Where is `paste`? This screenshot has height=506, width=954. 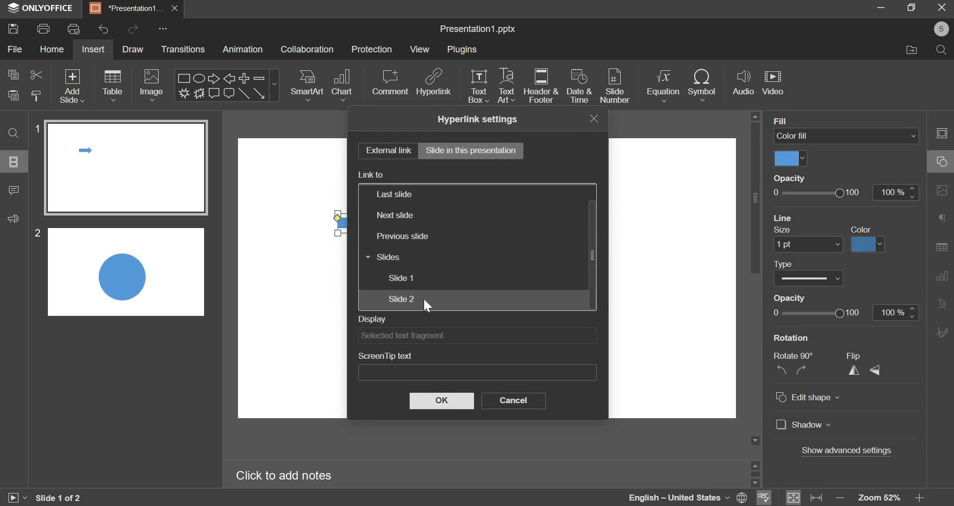 paste is located at coordinates (14, 95).